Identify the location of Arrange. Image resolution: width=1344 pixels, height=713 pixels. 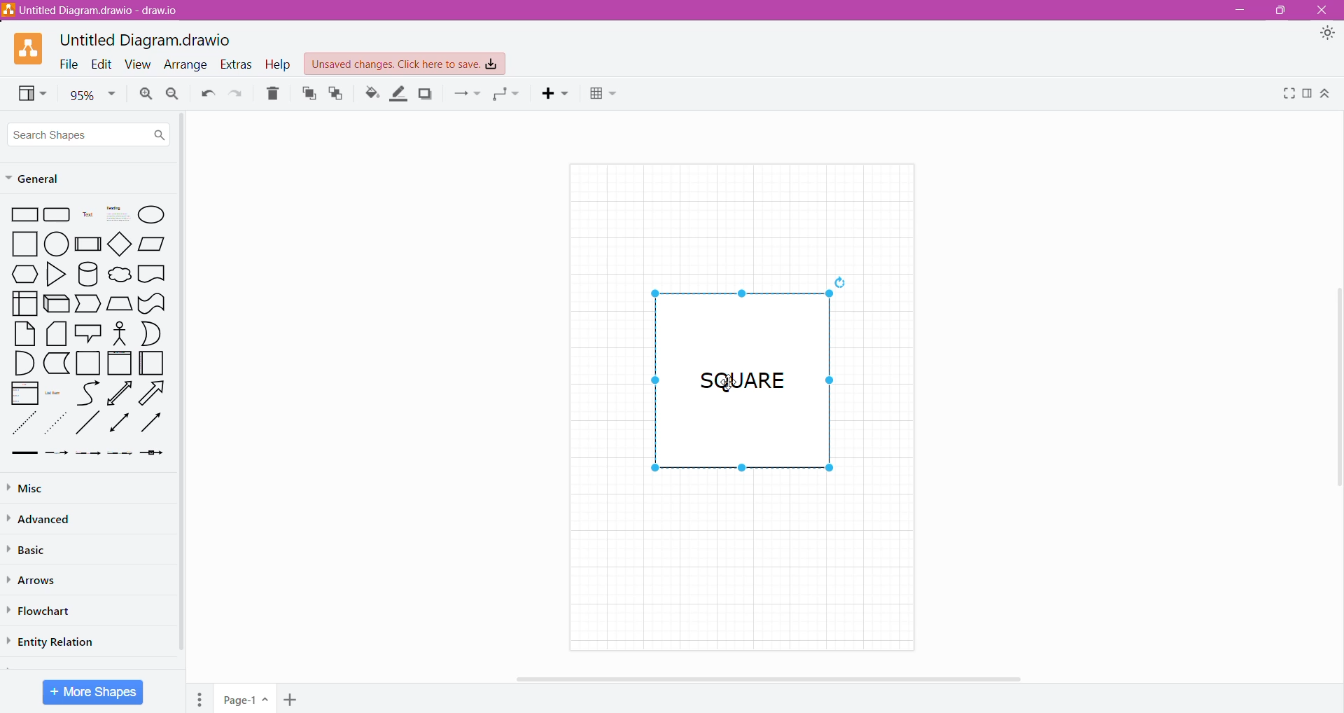
(187, 65).